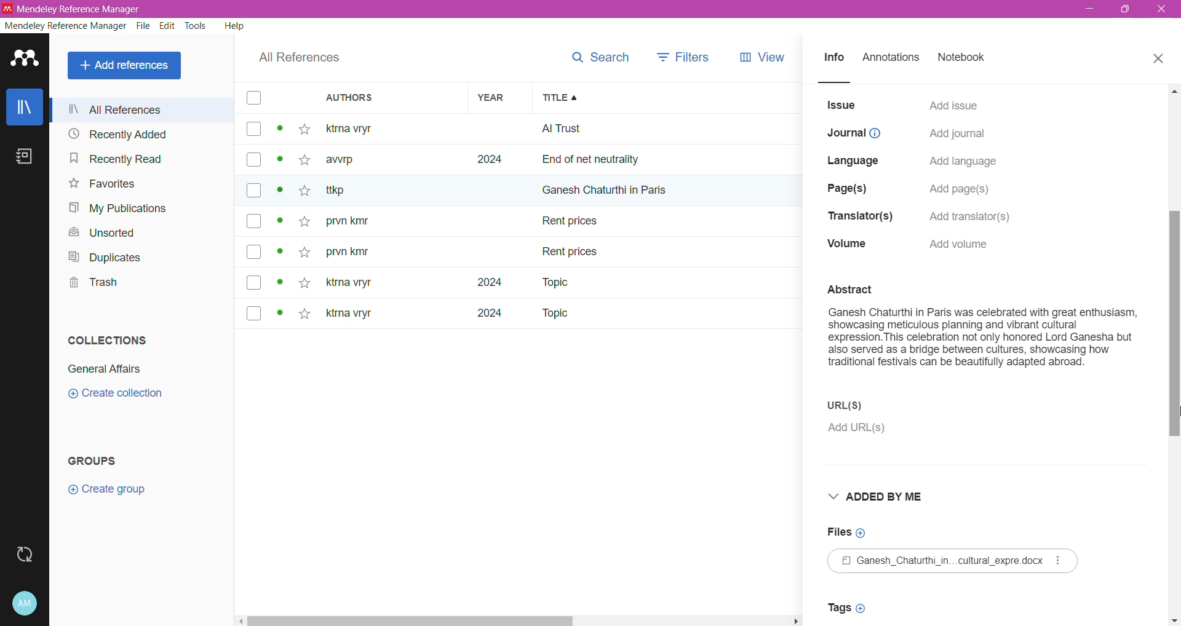 Image resolution: width=1181 pixels, height=626 pixels. What do you see at coordinates (74, 9) in the screenshot?
I see `Application Name` at bounding box center [74, 9].